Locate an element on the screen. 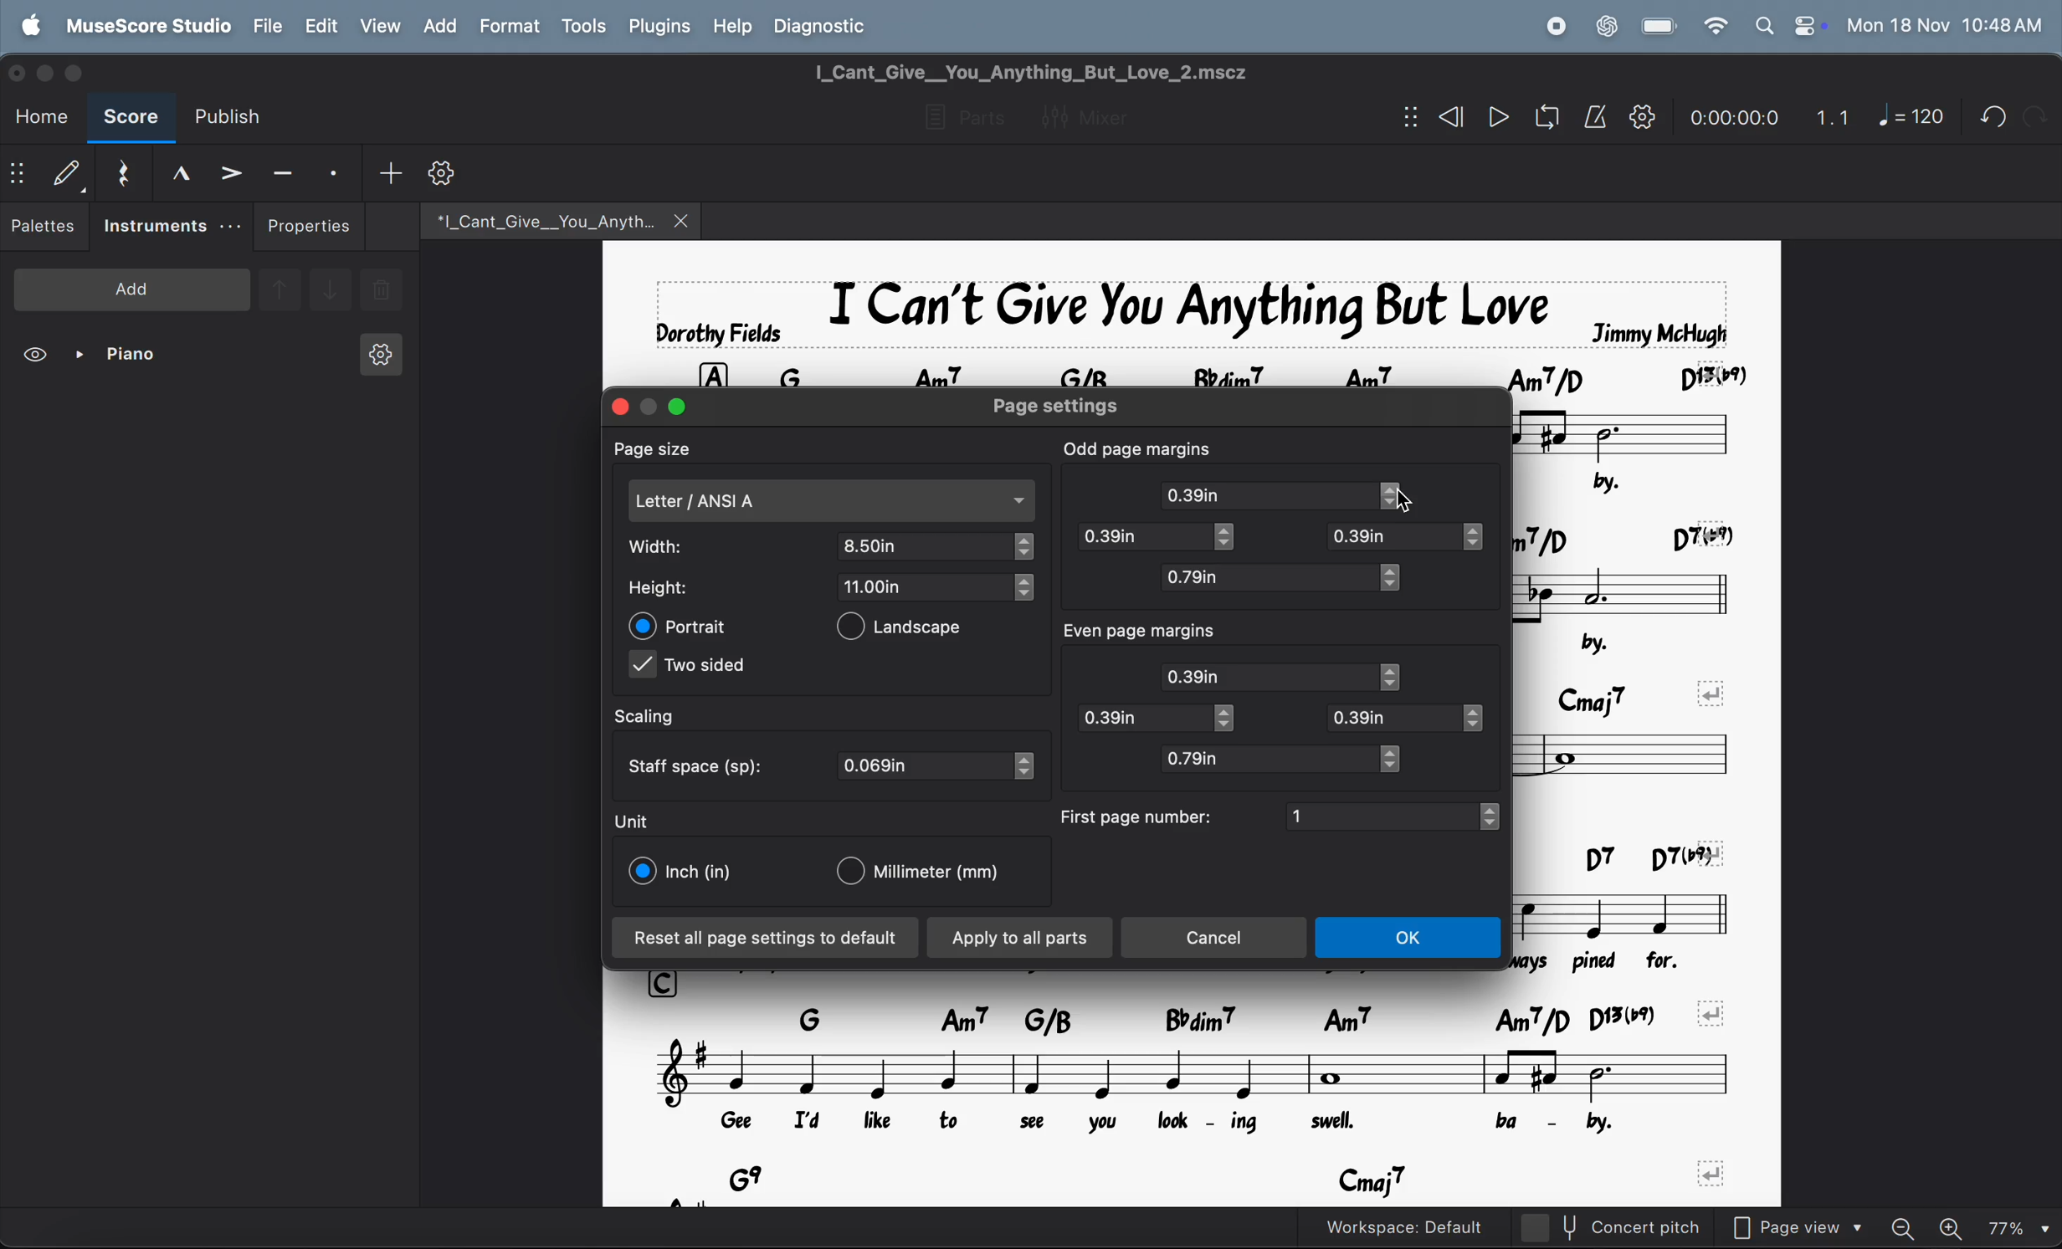  instruments... is located at coordinates (171, 227).